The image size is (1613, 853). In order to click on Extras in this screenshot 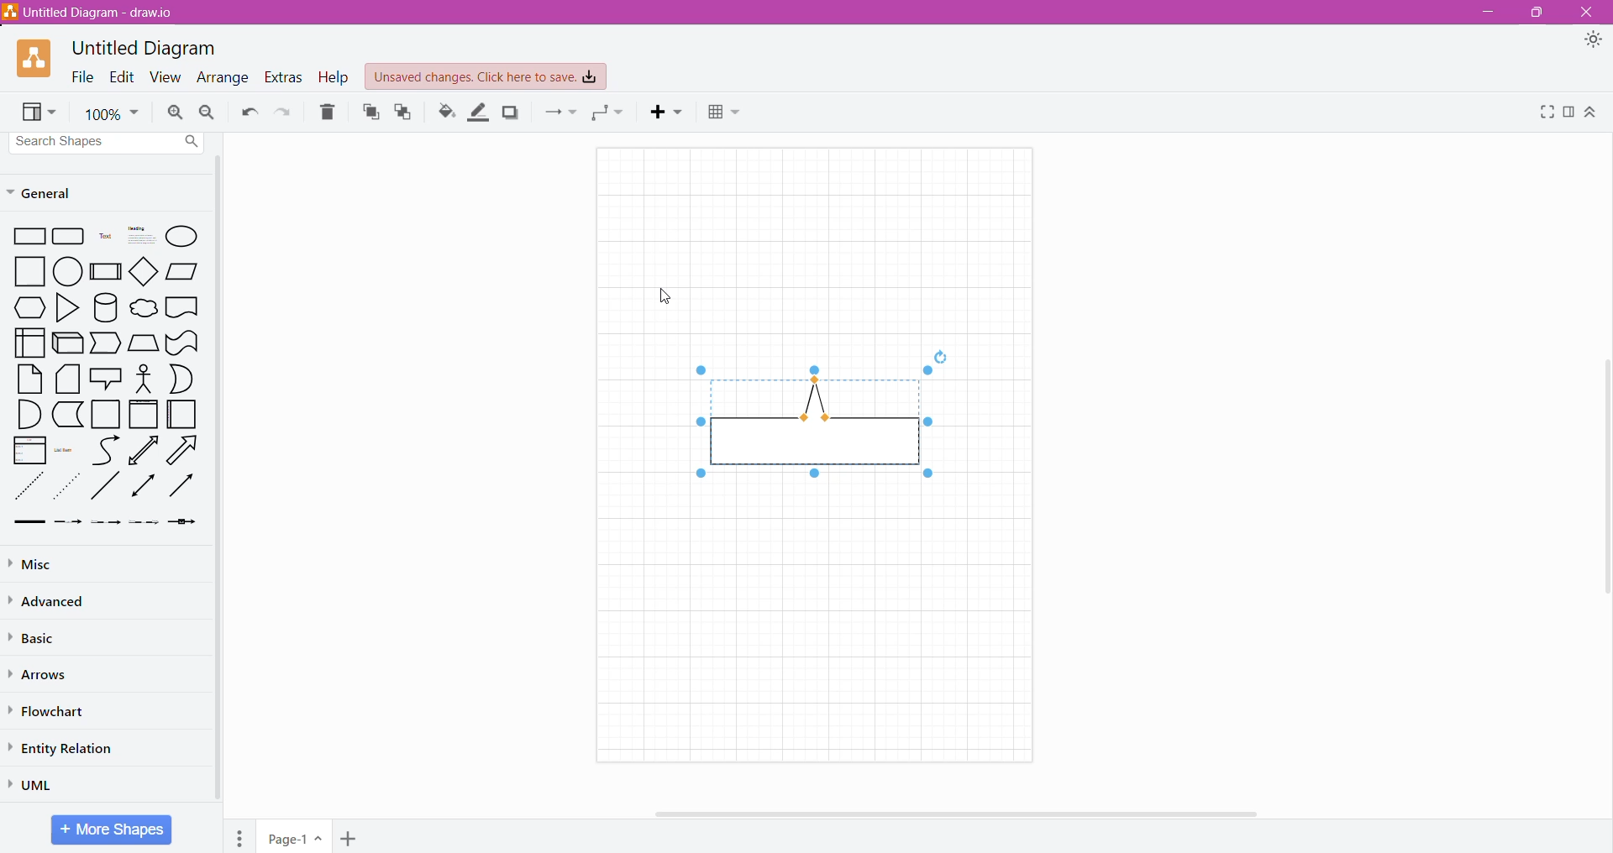, I will do `click(285, 78)`.